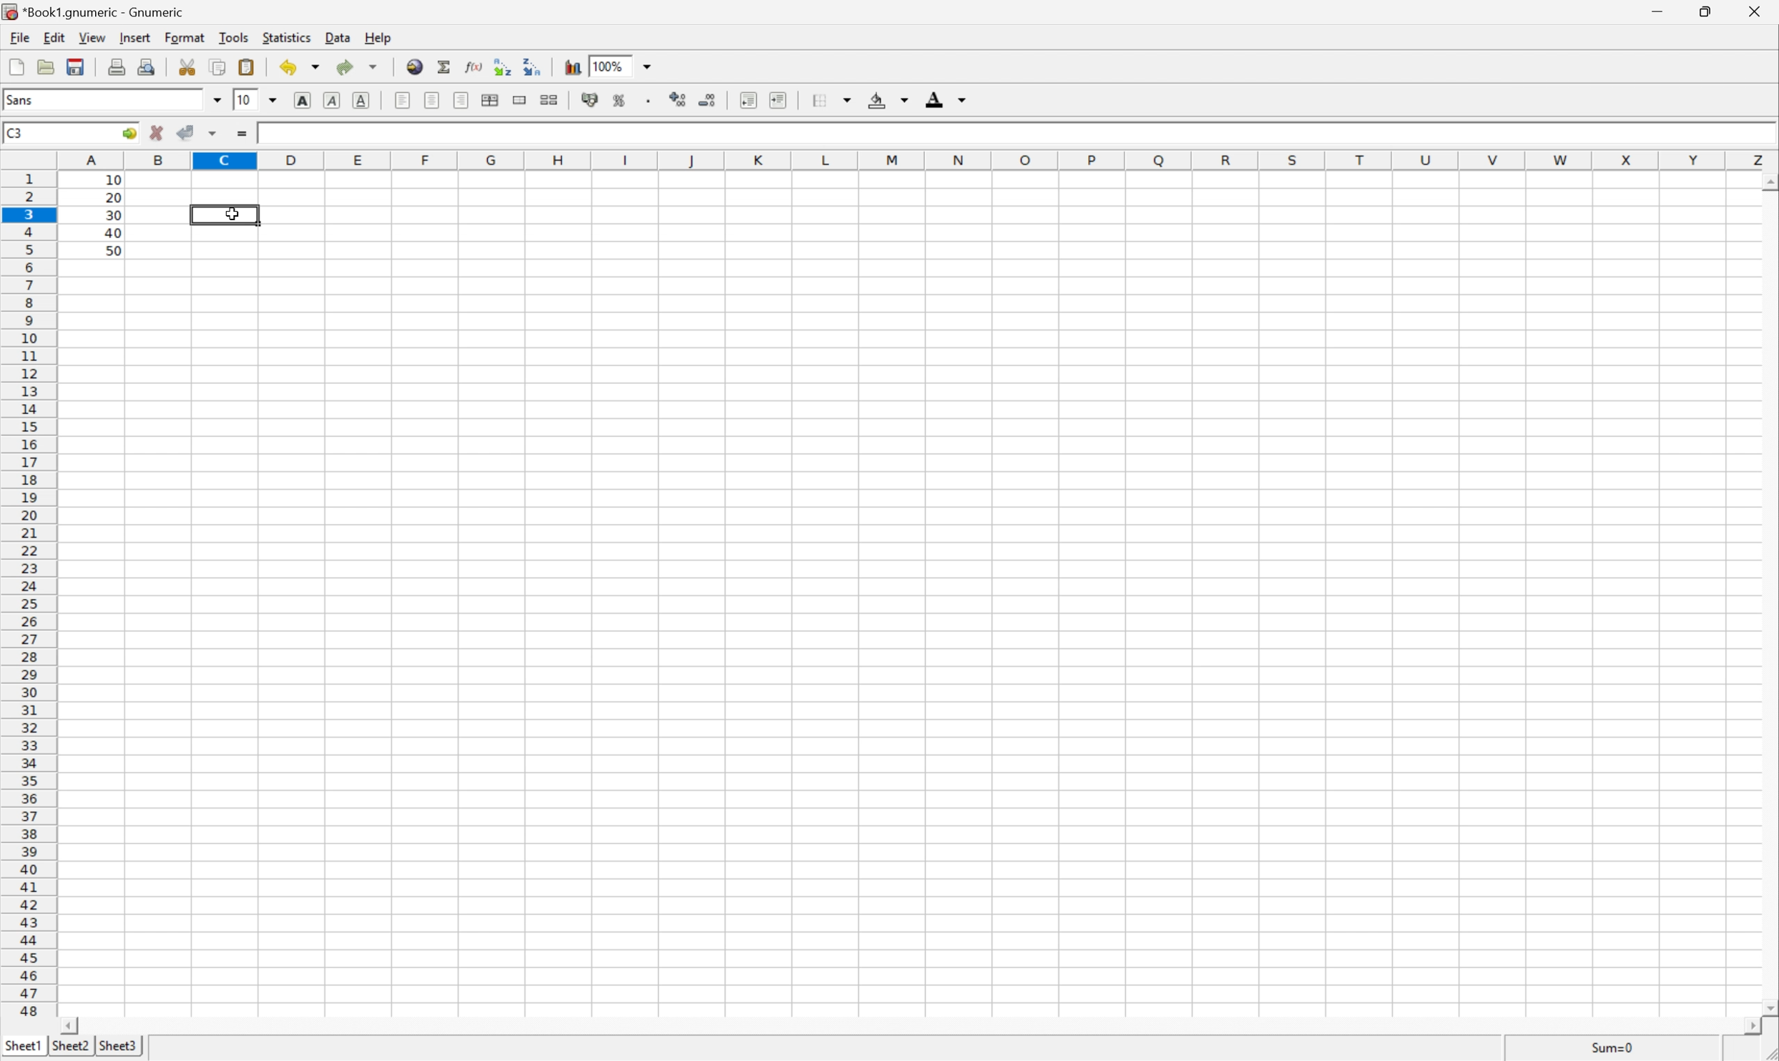  What do you see at coordinates (916, 159) in the screenshot?
I see `Column names` at bounding box center [916, 159].